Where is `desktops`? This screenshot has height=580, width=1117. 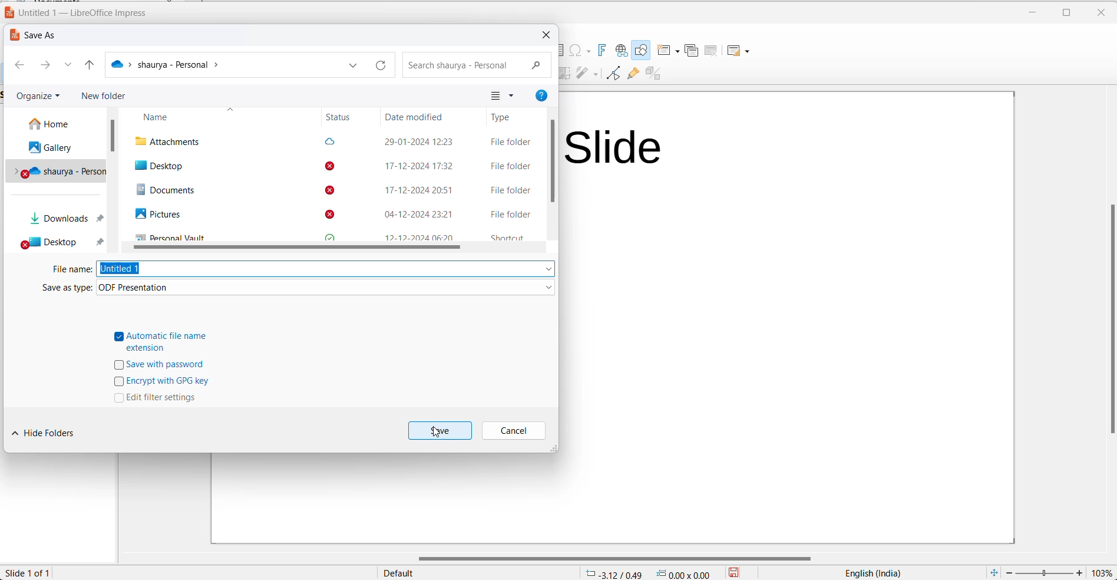 desktops is located at coordinates (62, 242).